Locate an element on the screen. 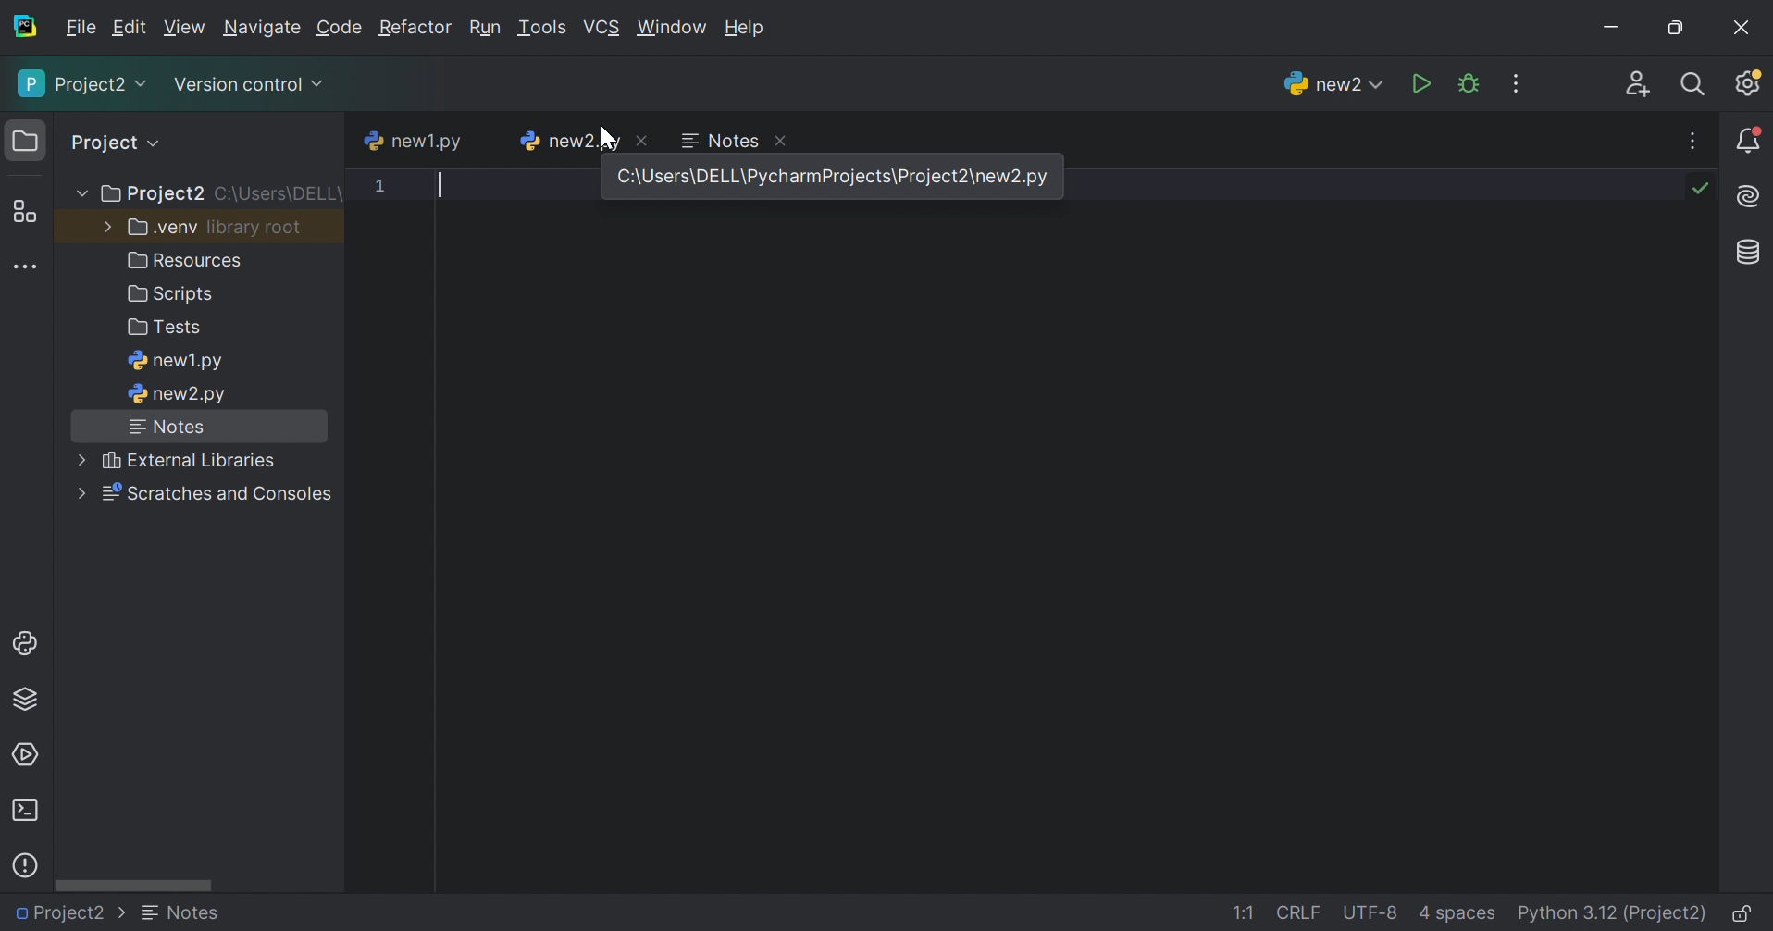 The image size is (1773, 931). Search everywhere is located at coordinates (1697, 86).